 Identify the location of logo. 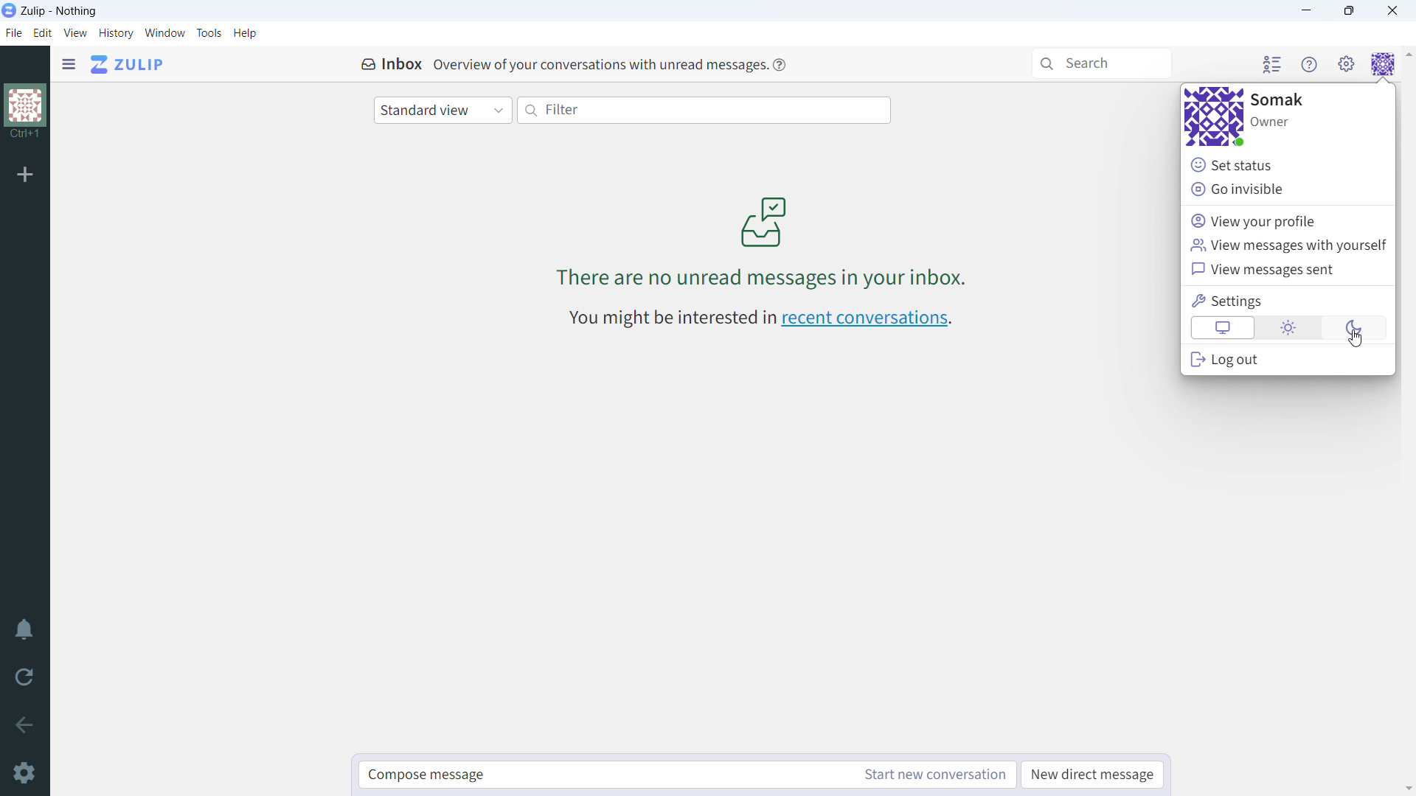
(9, 11).